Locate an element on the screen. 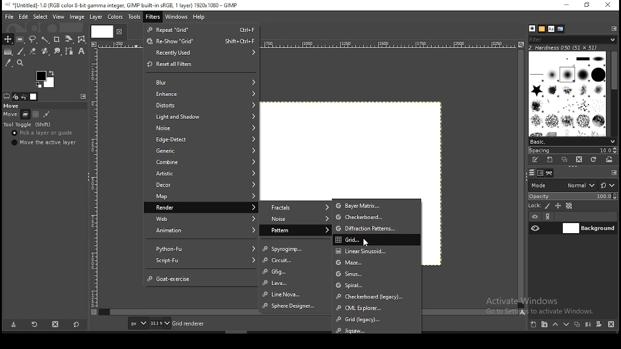 The image size is (621, 349). windows is located at coordinates (177, 17).